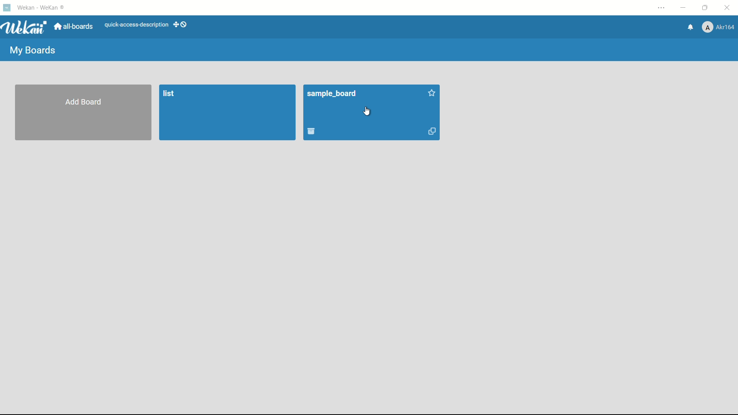 This screenshot has width=738, height=415. What do you see at coordinates (312, 132) in the screenshot?
I see `move board to archive` at bounding box center [312, 132].